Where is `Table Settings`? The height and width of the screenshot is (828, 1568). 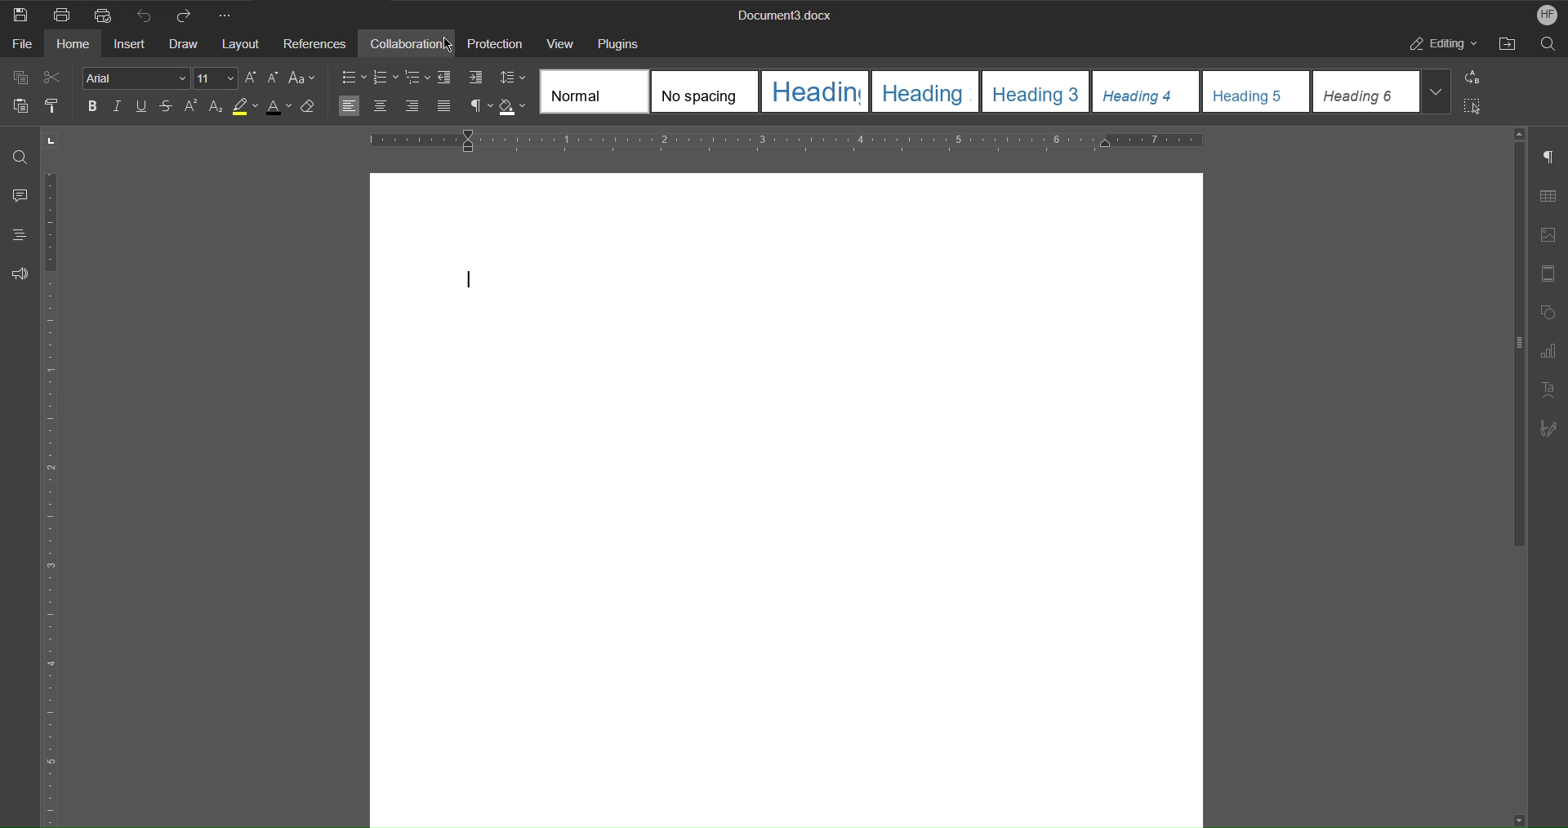 Table Settings is located at coordinates (1552, 194).